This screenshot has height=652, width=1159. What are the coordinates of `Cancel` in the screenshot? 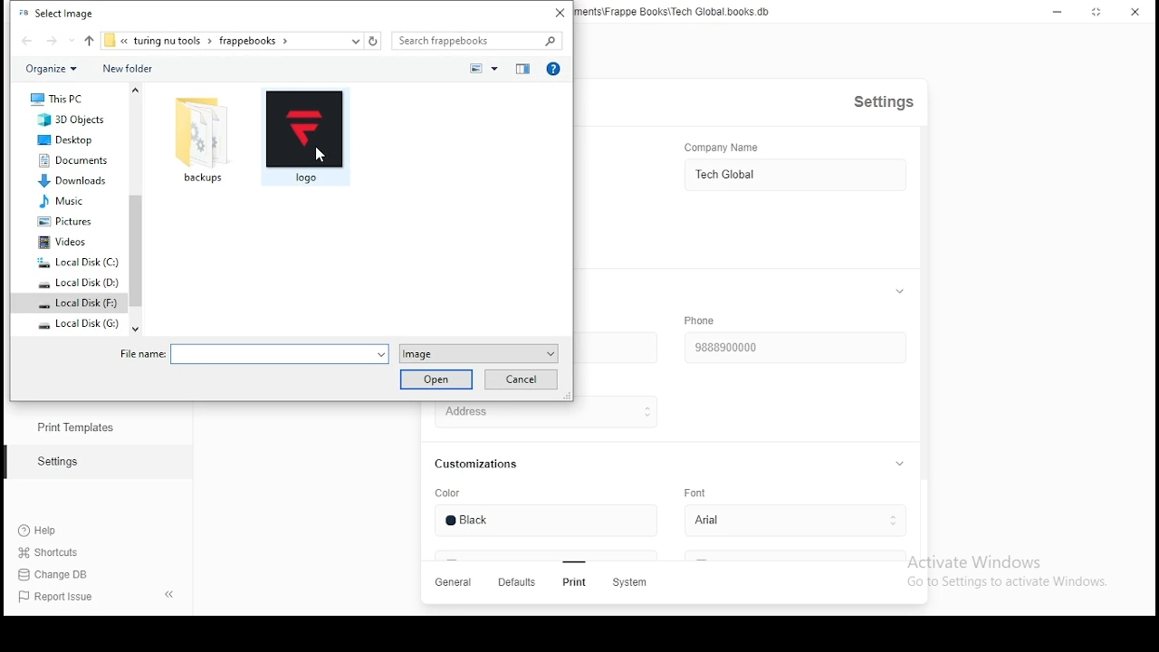 It's located at (522, 380).